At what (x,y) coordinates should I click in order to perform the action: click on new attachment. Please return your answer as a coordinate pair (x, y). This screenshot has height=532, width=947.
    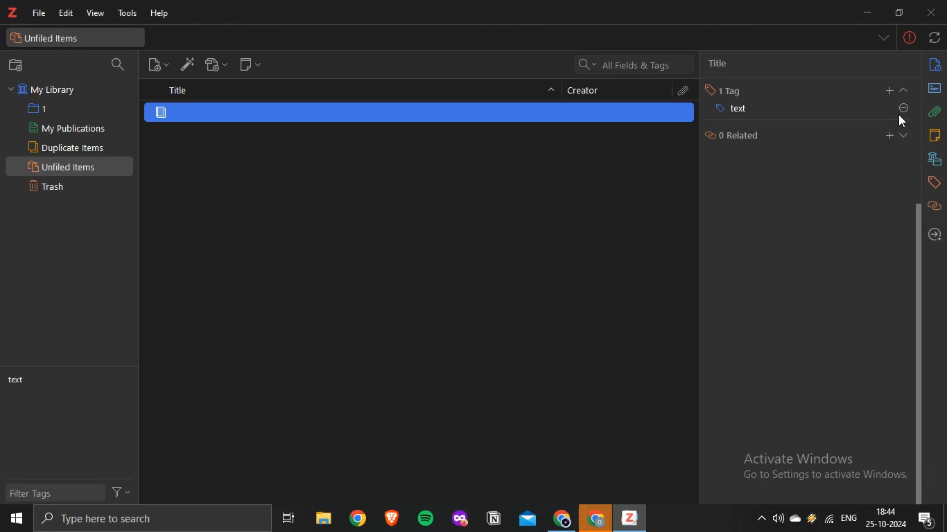
    Looking at the image, I should click on (217, 66).